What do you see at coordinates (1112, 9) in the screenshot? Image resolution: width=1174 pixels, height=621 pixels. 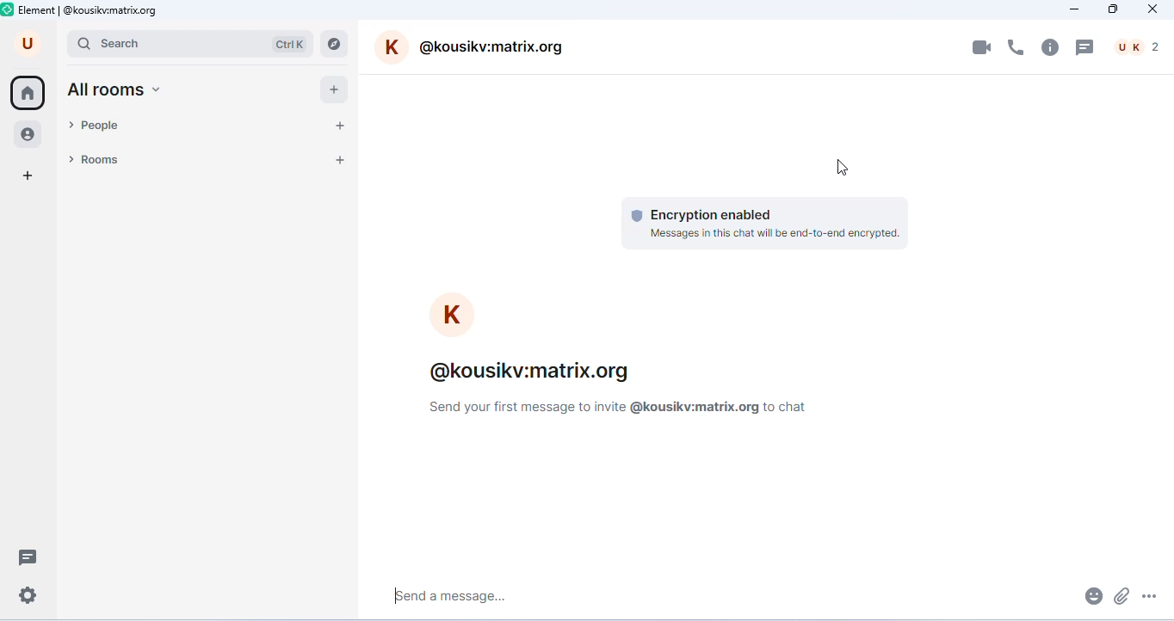 I see `maximize` at bounding box center [1112, 9].